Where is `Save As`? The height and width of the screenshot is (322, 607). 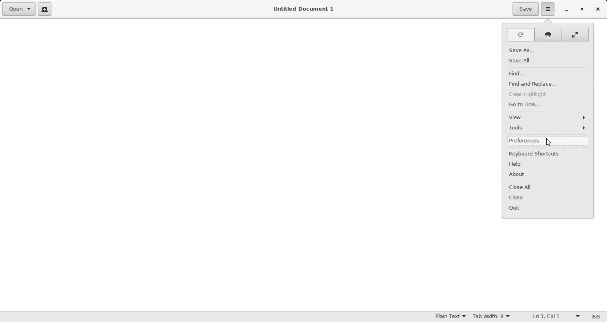
Save As is located at coordinates (548, 51).